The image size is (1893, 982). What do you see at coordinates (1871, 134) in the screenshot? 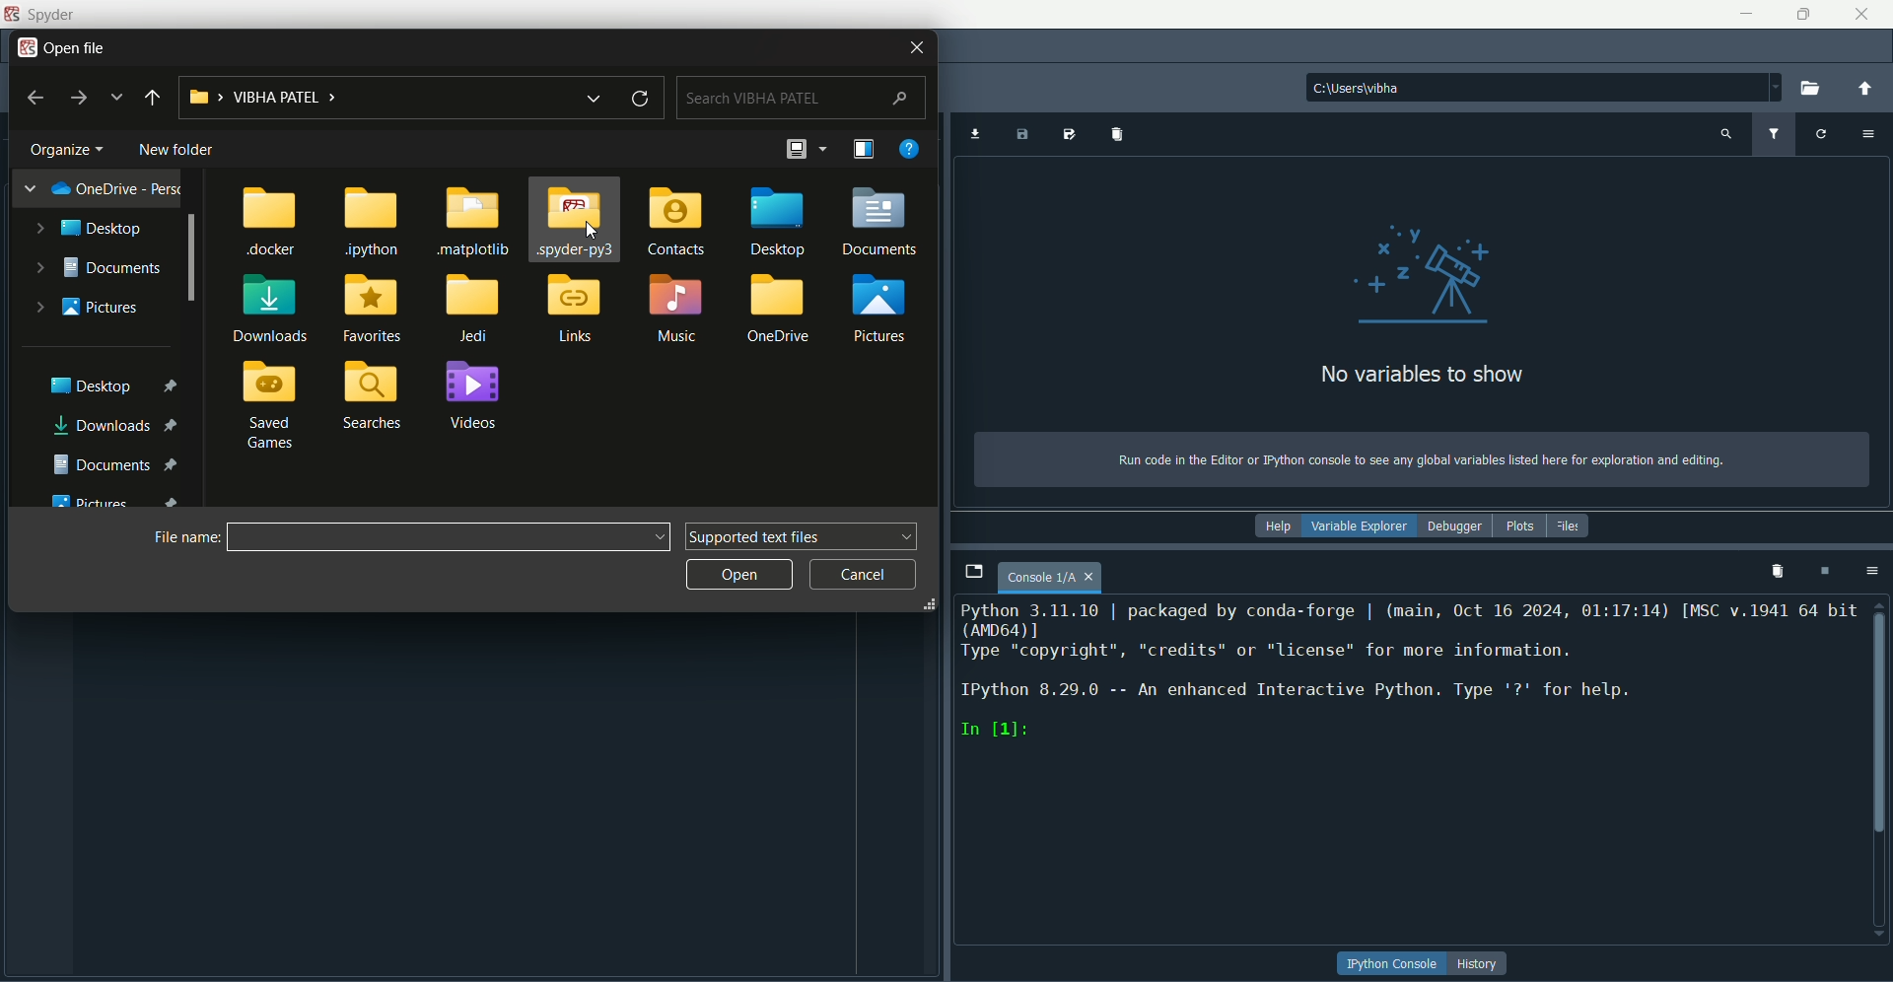
I see `options` at bounding box center [1871, 134].